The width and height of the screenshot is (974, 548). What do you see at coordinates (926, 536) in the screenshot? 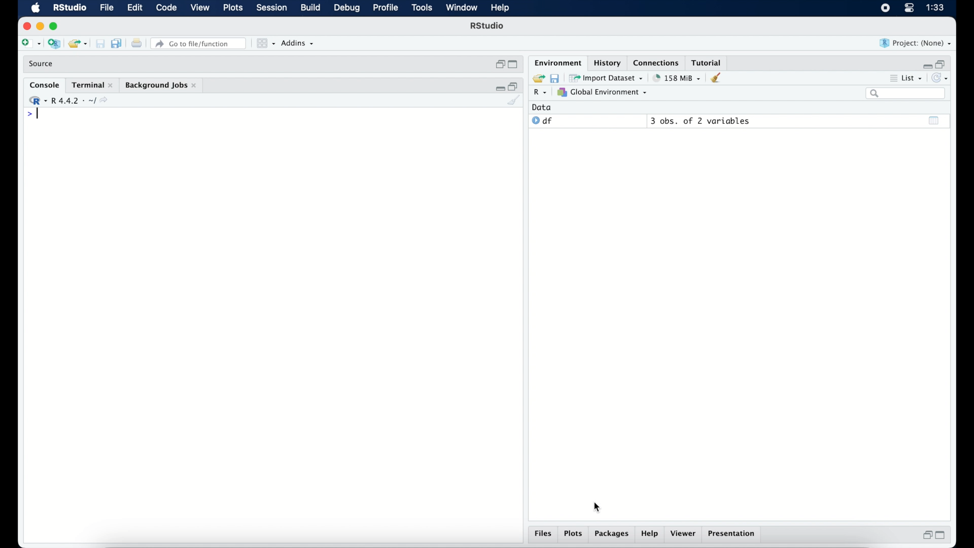
I see `restore down` at bounding box center [926, 536].